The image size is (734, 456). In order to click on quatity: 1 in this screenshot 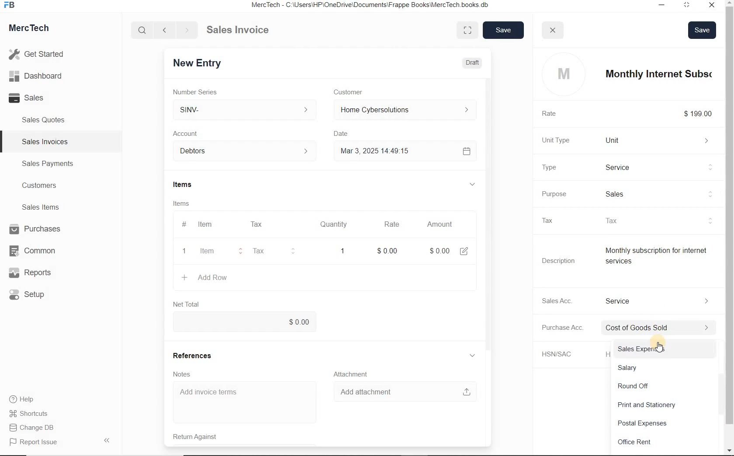, I will do `click(343, 250)`.